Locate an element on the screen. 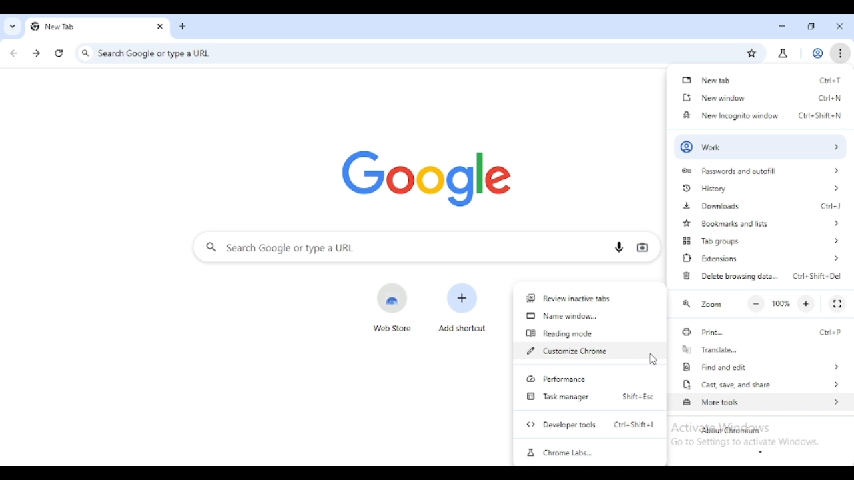  cursor is located at coordinates (653, 359).